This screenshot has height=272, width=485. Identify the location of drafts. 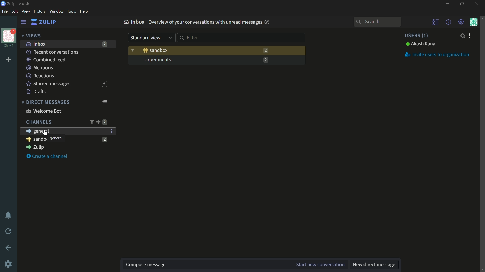
(36, 92).